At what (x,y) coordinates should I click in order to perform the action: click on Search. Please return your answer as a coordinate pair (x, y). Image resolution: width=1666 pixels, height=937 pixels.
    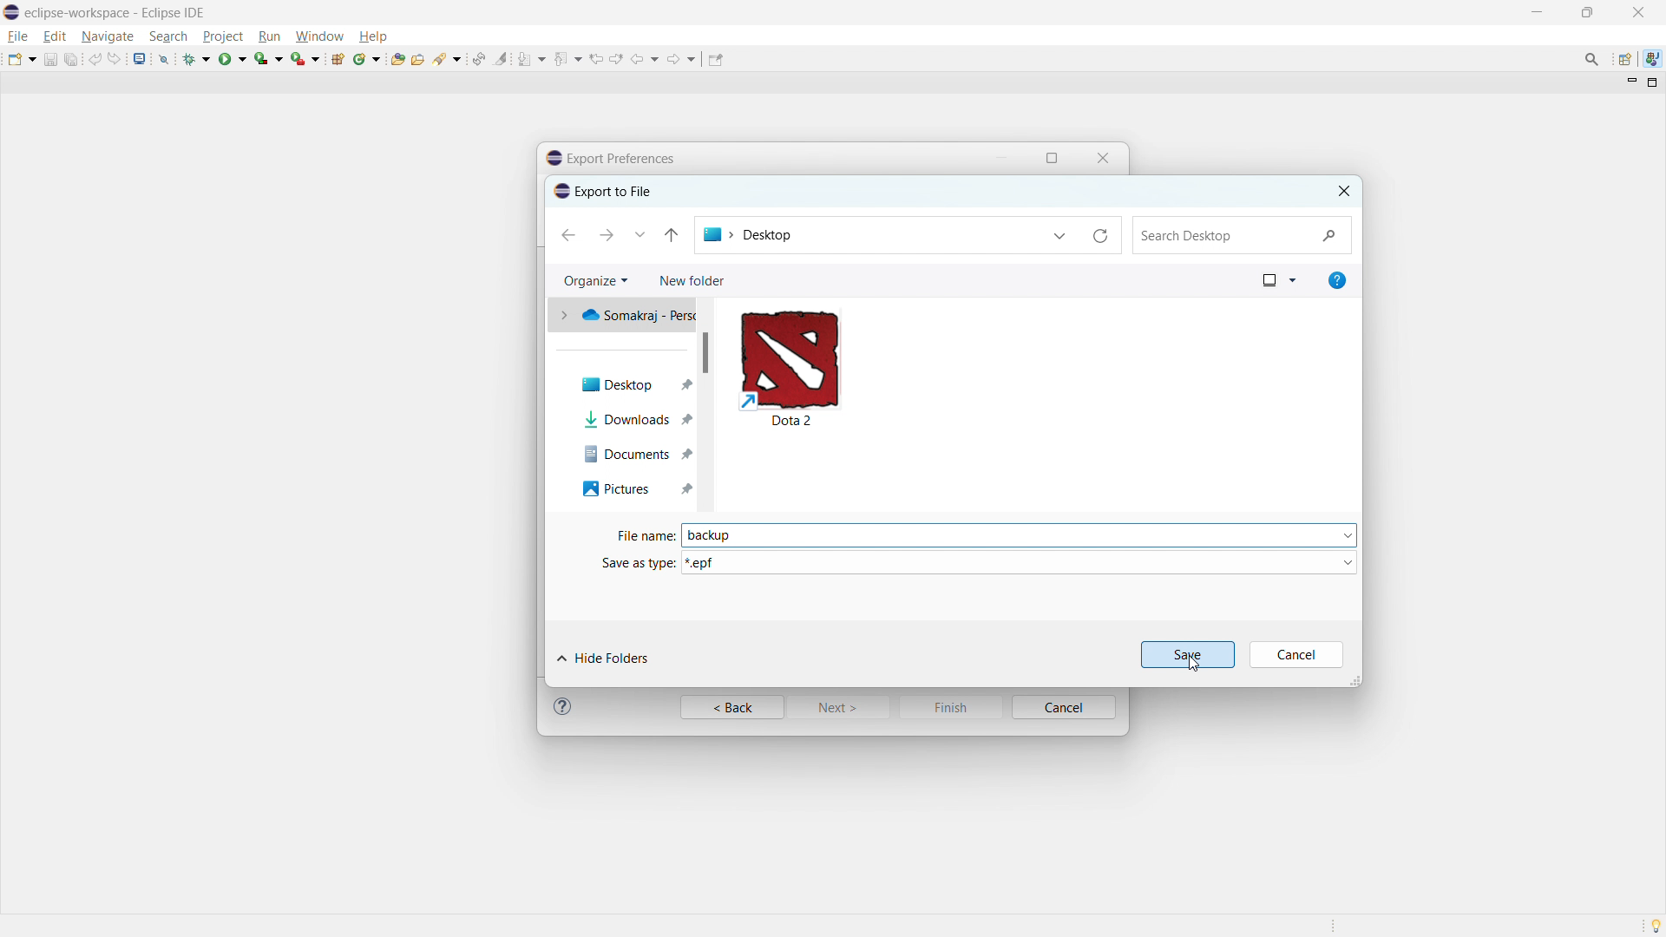
    Looking at the image, I should click on (1244, 235).